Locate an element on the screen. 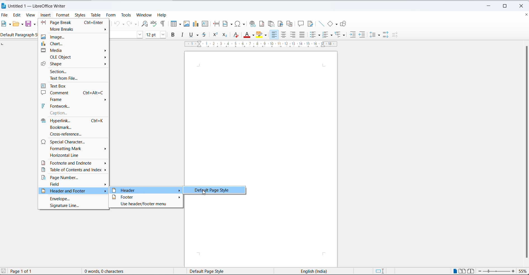  insert table is located at coordinates (172, 24).